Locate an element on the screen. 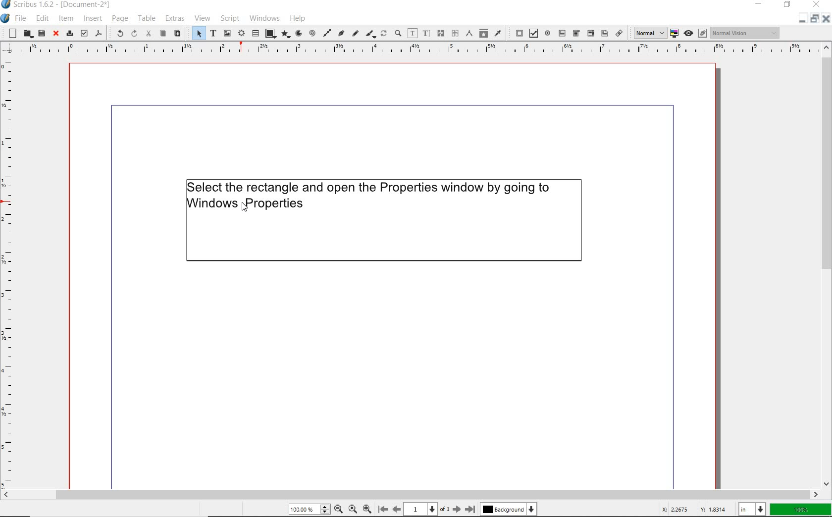 This screenshot has height=517, width=832. close is located at coordinates (826, 21).